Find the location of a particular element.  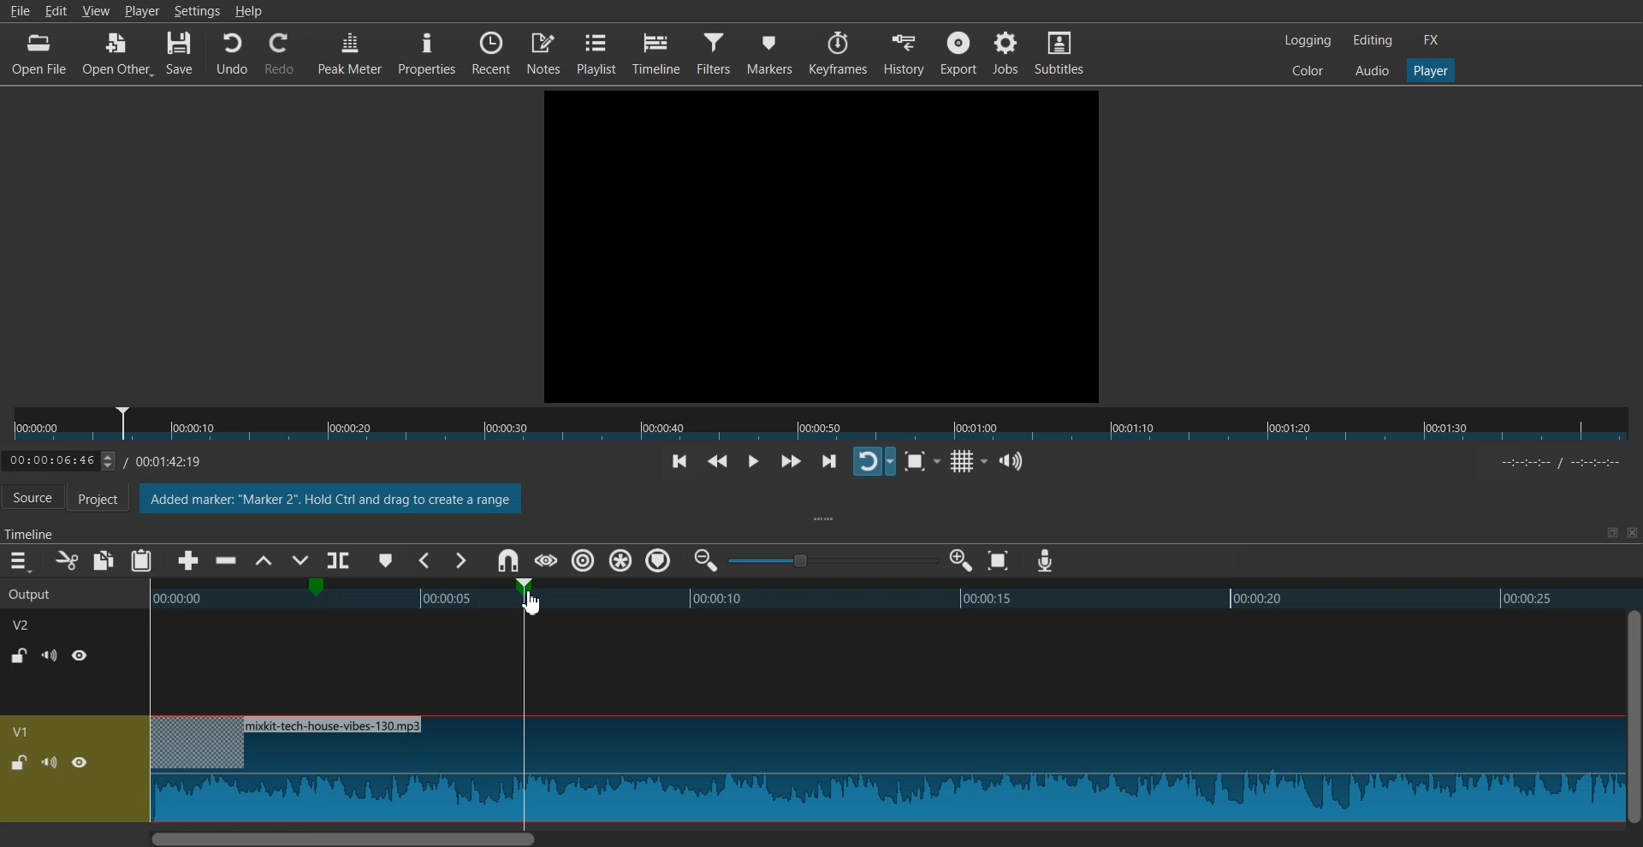

Previous Marker is located at coordinates (426, 560).